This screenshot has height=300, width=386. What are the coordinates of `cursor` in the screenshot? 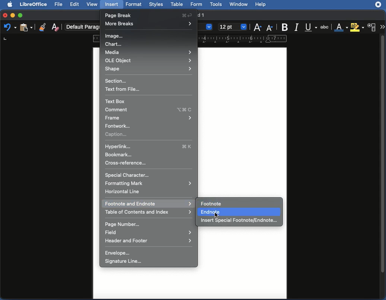 It's located at (215, 214).